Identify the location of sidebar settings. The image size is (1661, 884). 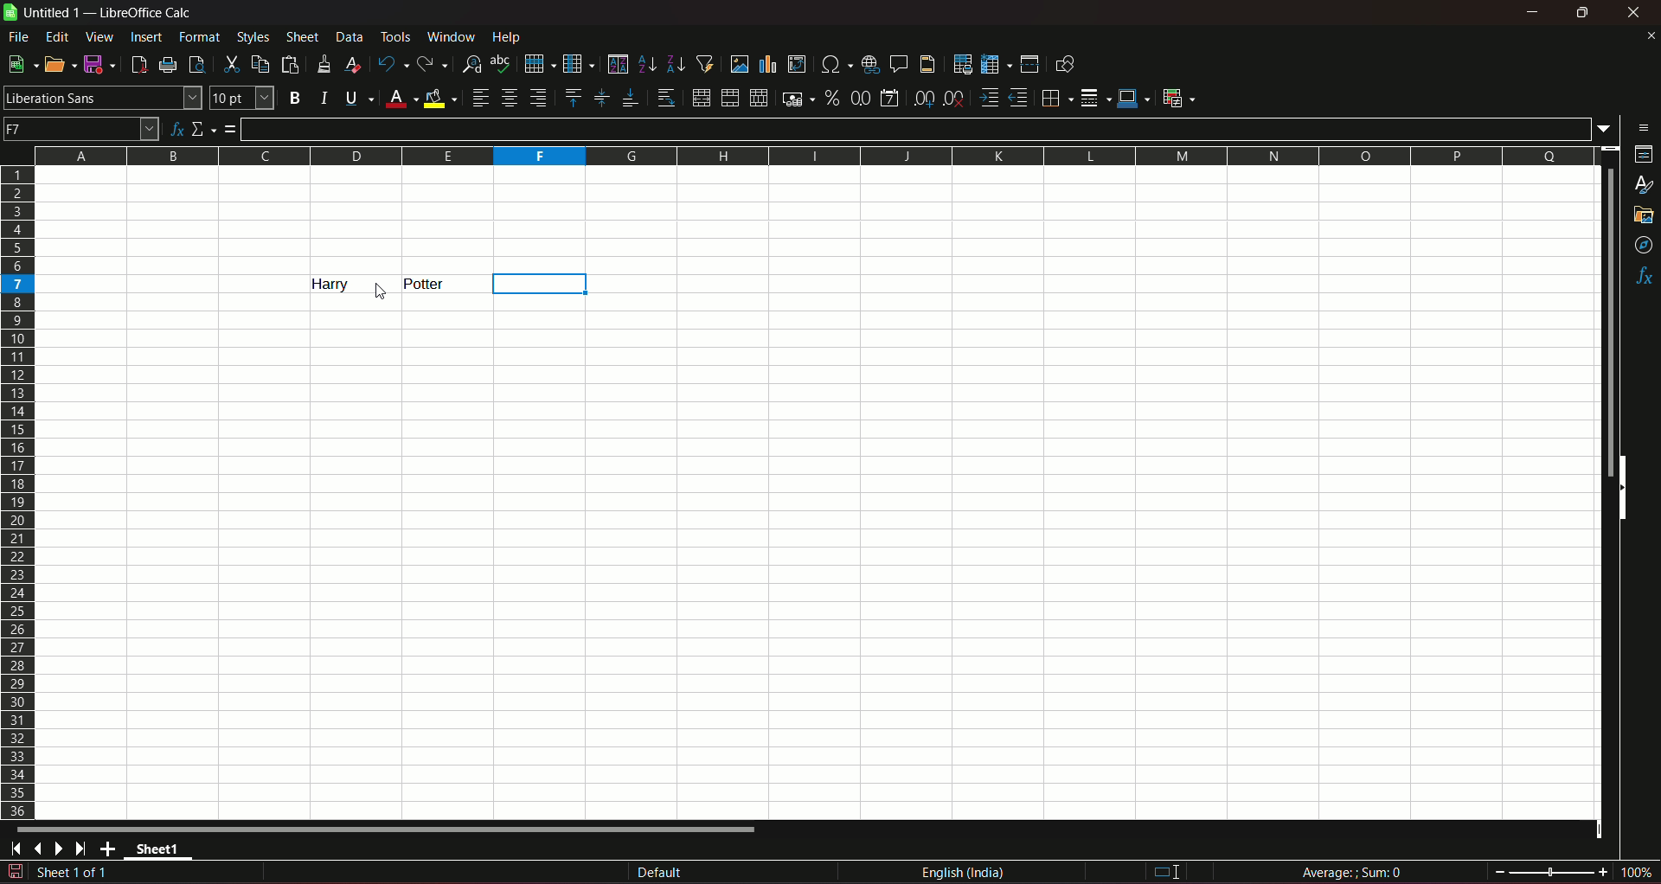
(1645, 126).